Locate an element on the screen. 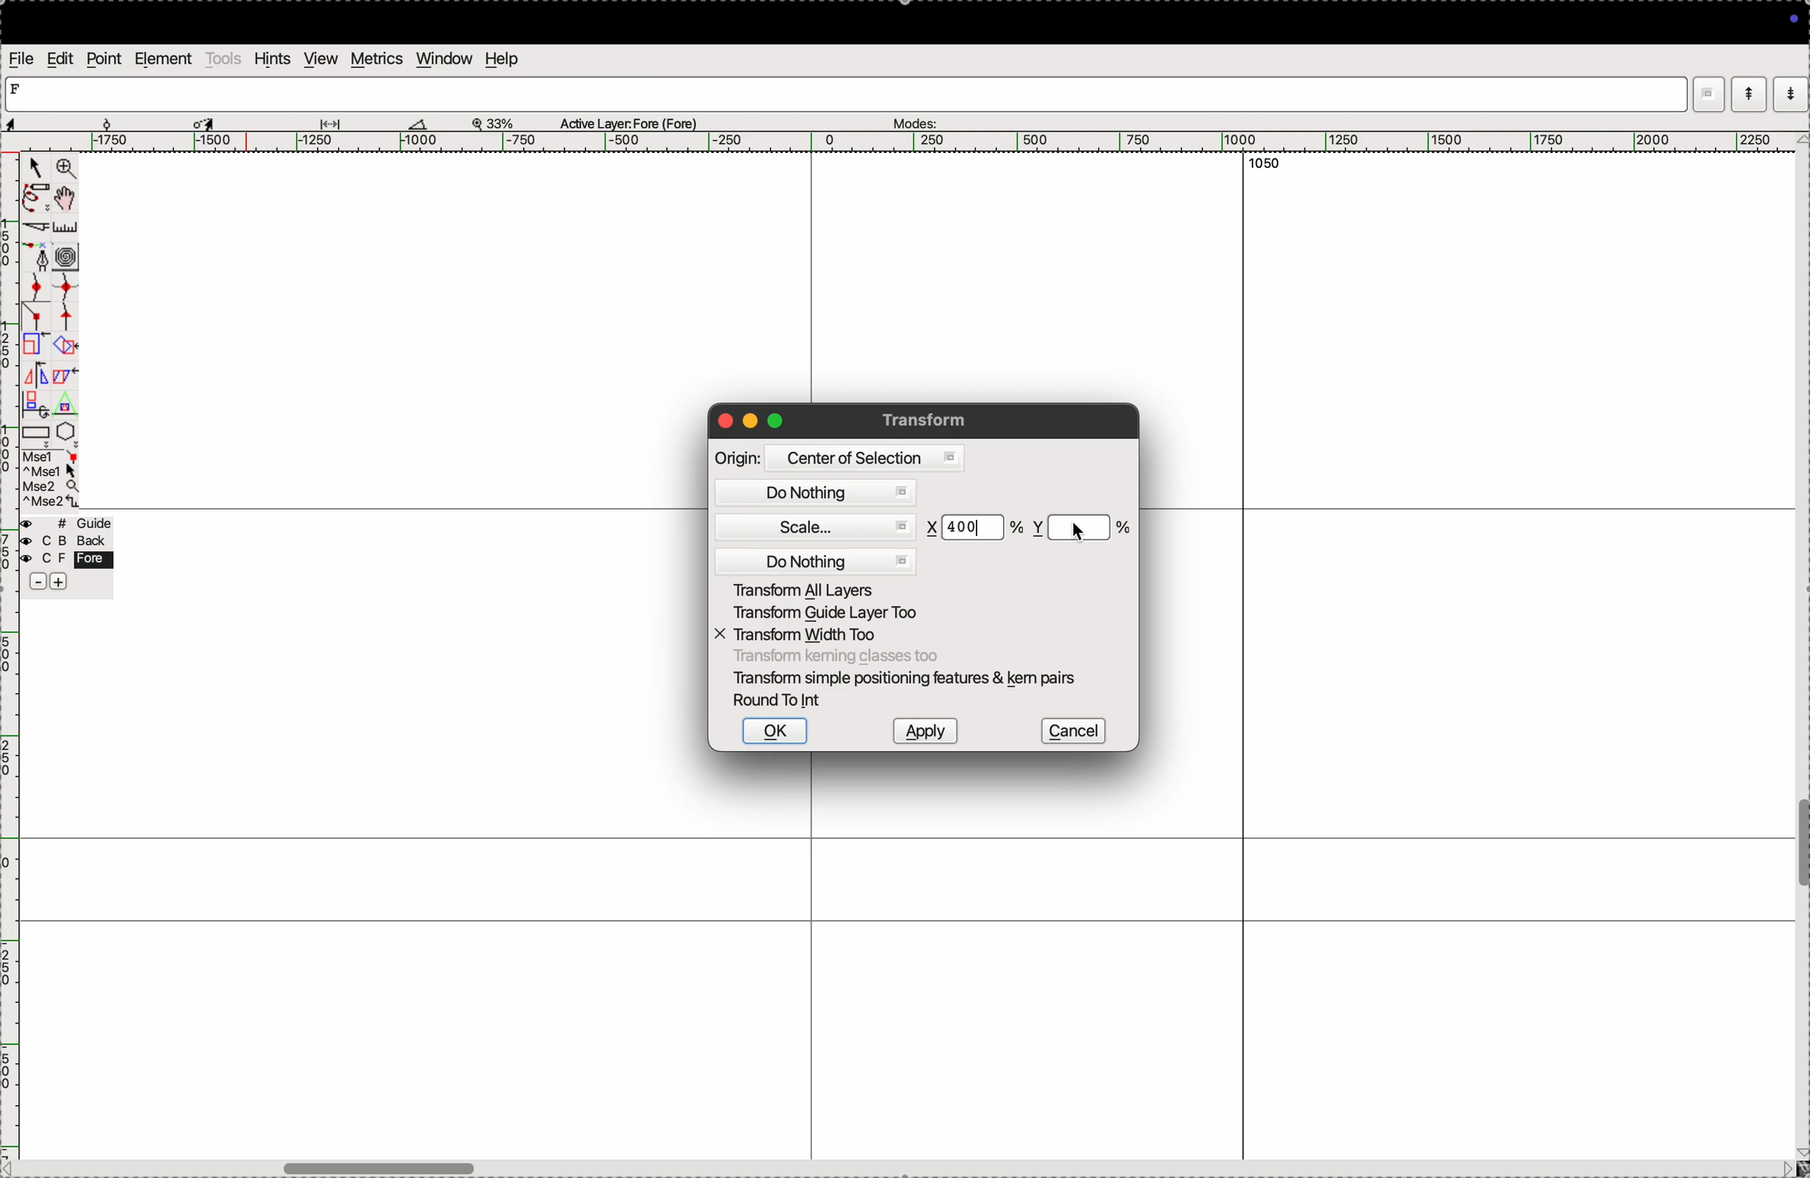  mode up is located at coordinates (1747, 94).